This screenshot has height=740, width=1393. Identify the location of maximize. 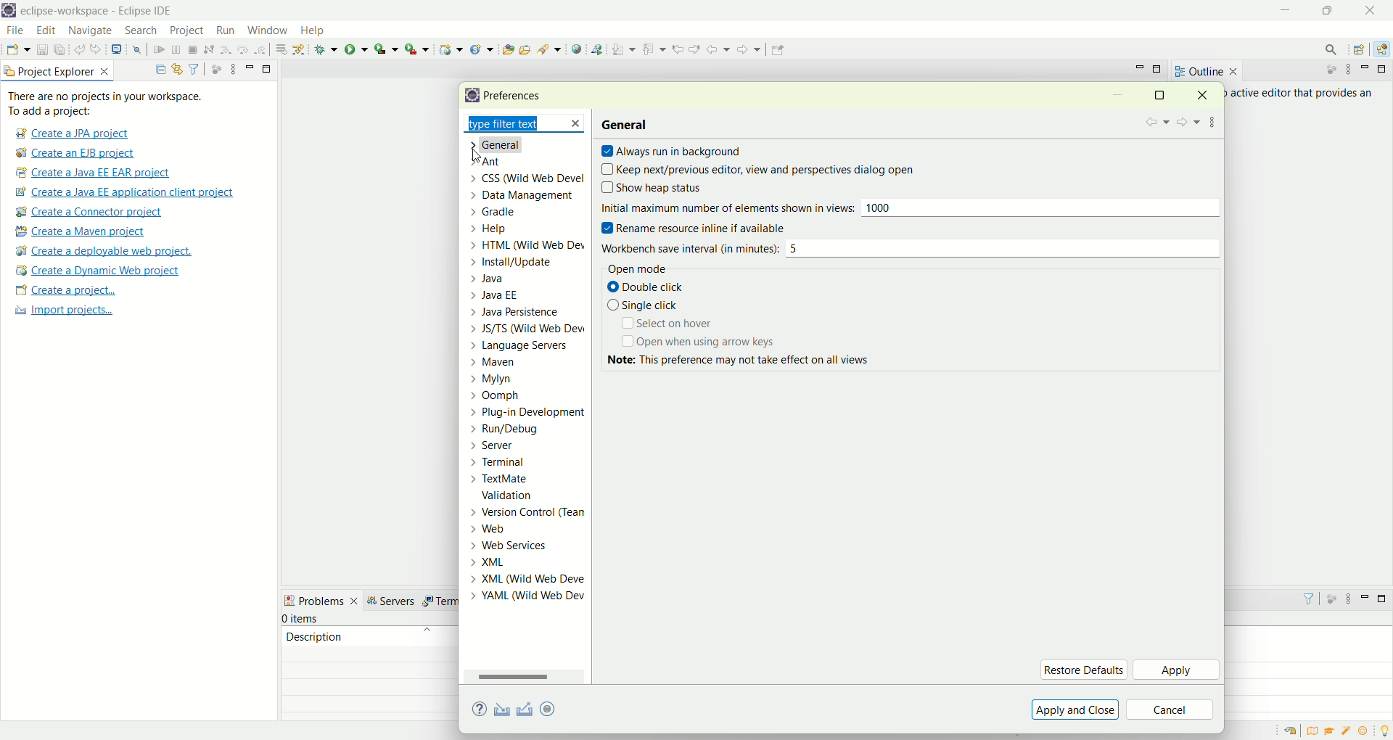
(1331, 10).